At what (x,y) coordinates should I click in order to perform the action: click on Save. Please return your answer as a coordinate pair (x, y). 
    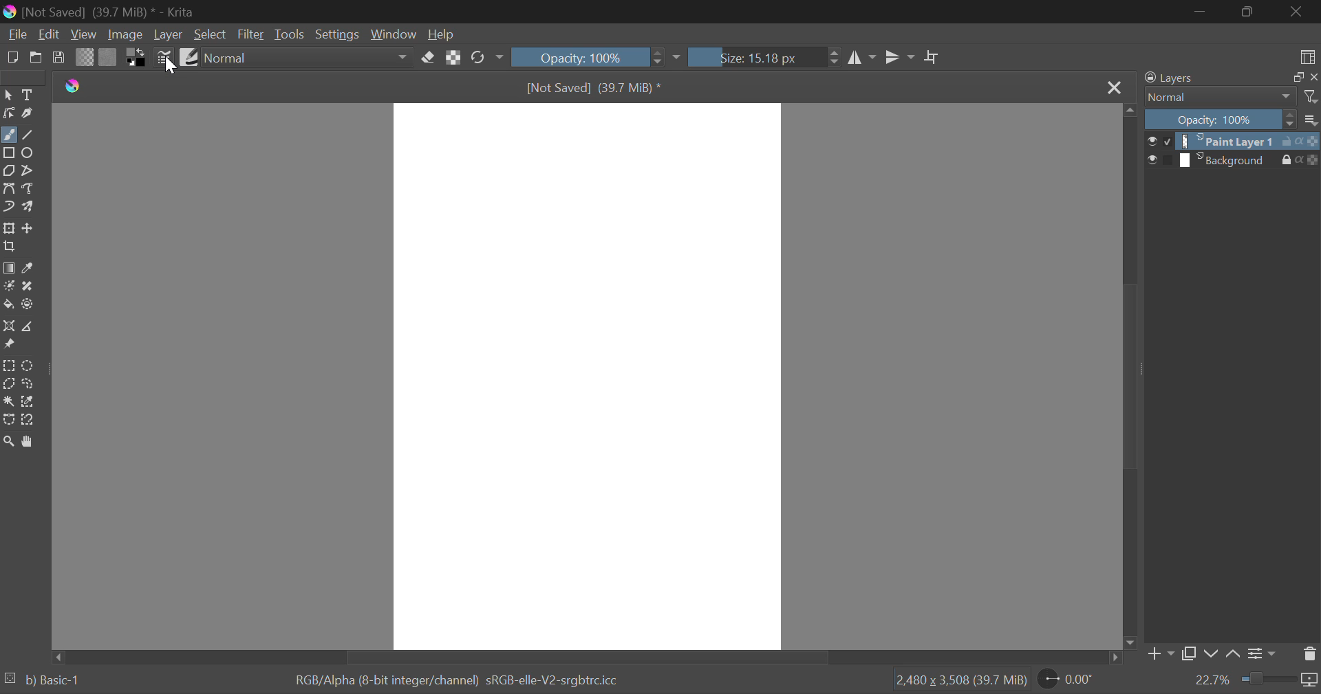
    Looking at the image, I should click on (59, 58).